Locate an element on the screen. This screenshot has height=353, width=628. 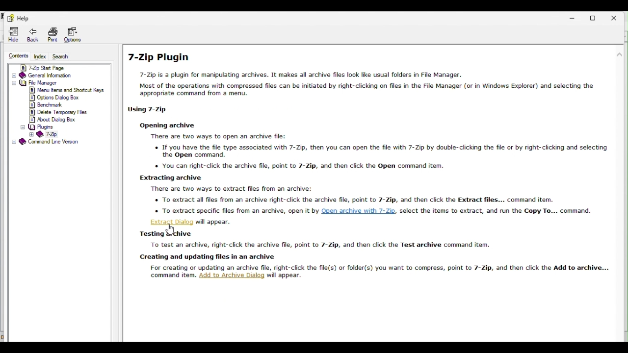
text is located at coordinates (377, 267).